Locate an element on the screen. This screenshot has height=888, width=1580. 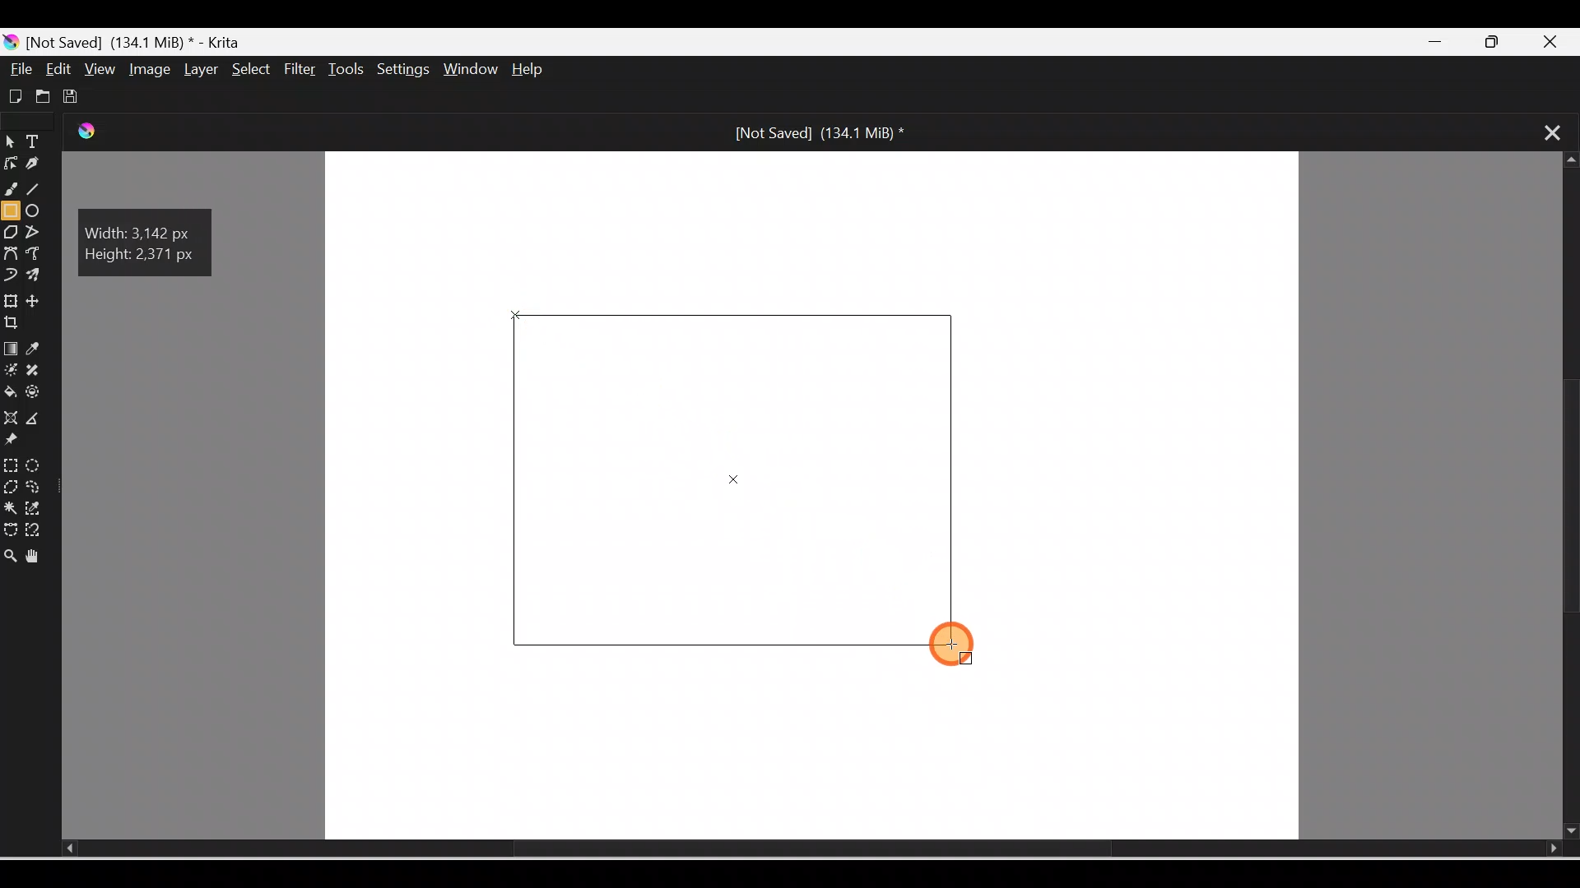
Tools is located at coordinates (349, 69).